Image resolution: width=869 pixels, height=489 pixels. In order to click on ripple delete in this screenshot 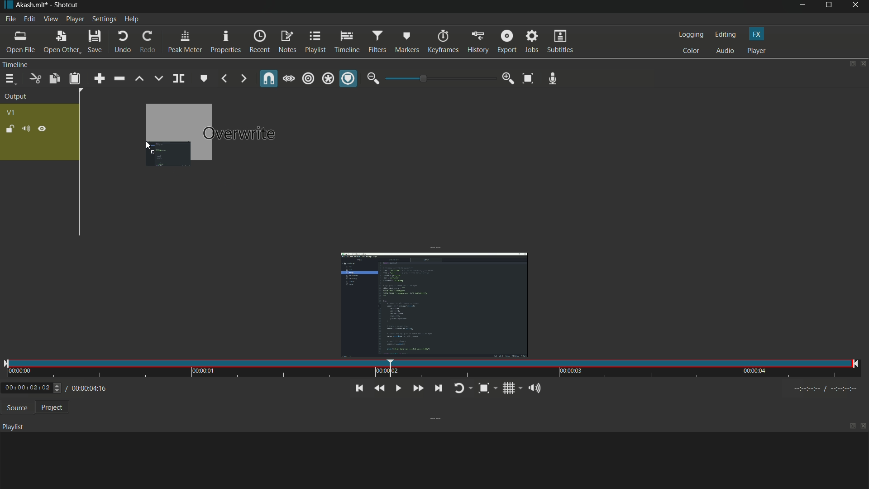, I will do `click(119, 78)`.